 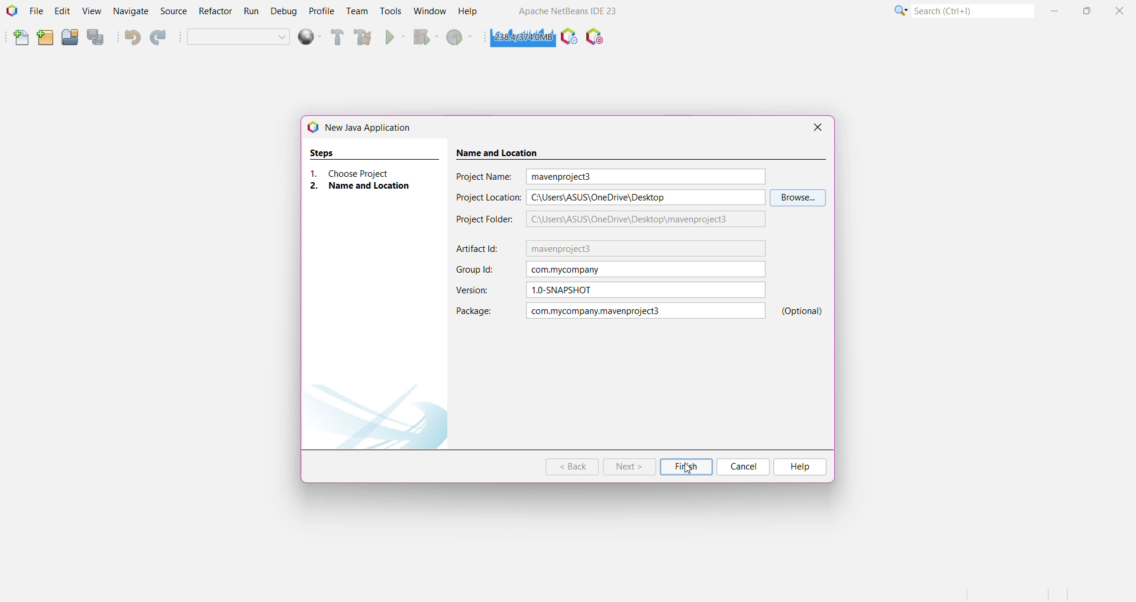 I want to click on Artifact Id (Default), so click(x=646, y=249).